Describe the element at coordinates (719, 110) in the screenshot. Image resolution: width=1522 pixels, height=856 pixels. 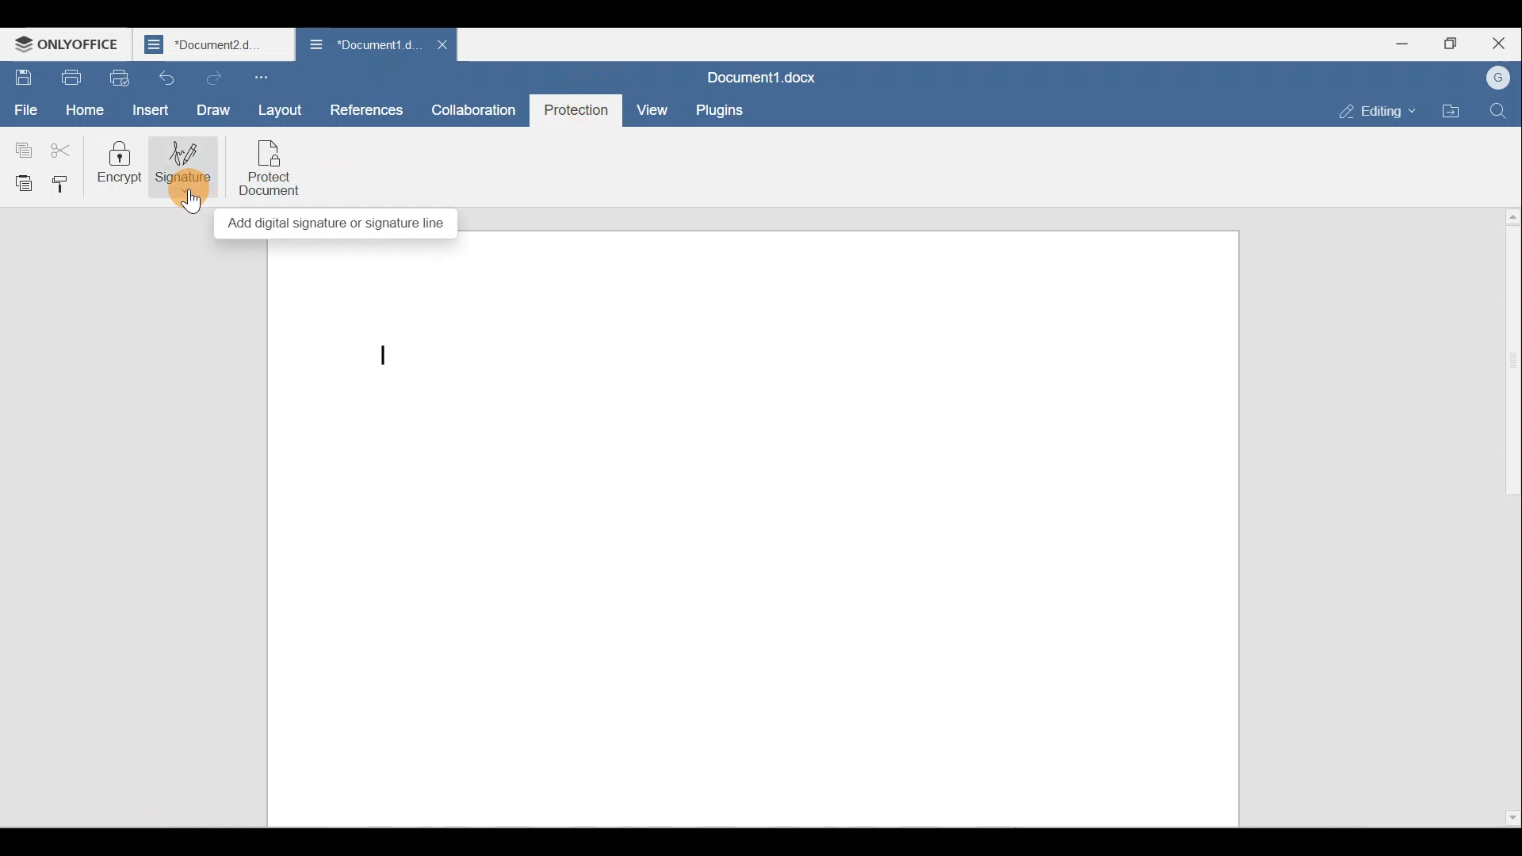
I see `Plugins` at that location.